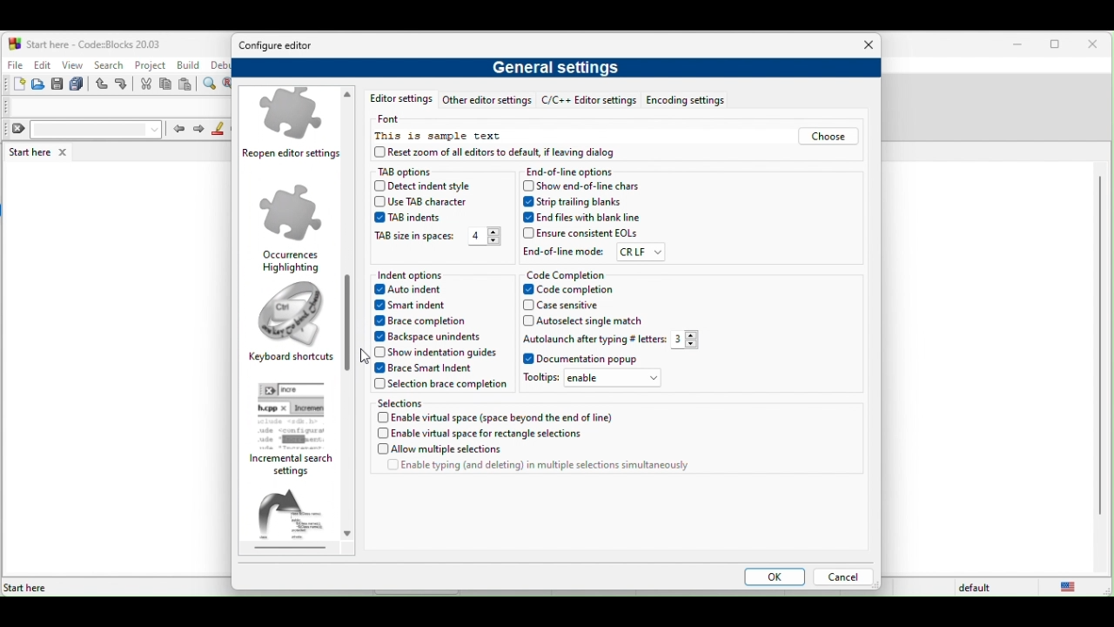 The image size is (1114, 627). Describe the element at coordinates (1018, 45) in the screenshot. I see `minimize` at that location.